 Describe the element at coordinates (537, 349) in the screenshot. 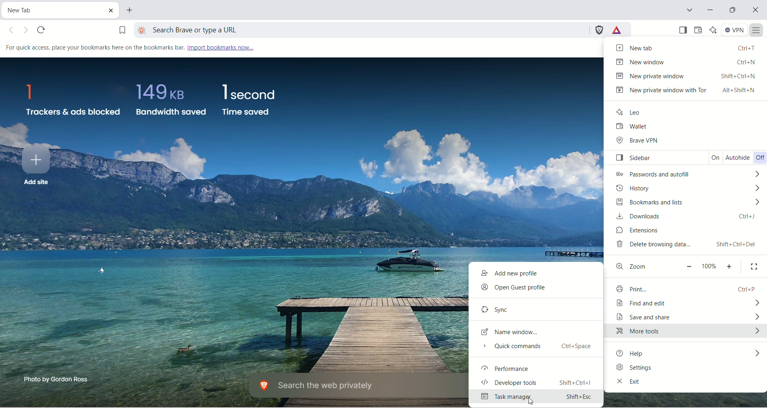

I see `quick commands` at that location.